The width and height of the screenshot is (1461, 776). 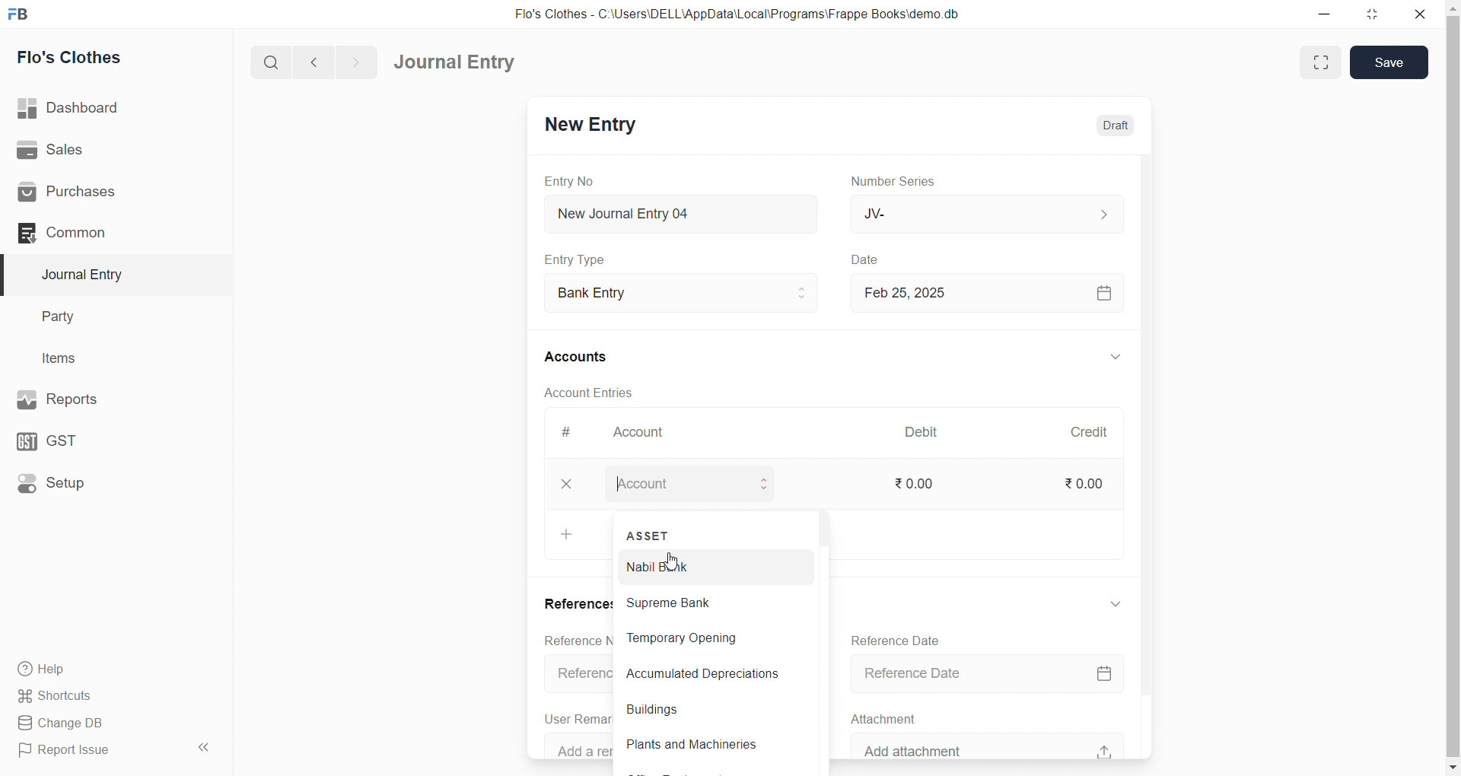 What do you see at coordinates (647, 534) in the screenshot?
I see `ASSET` at bounding box center [647, 534].